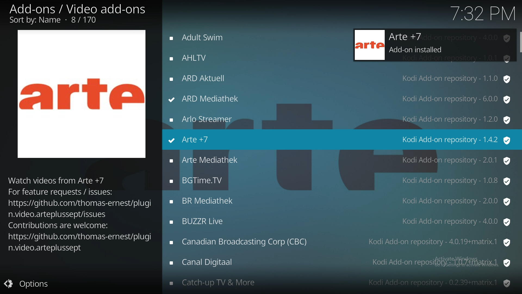  Describe the element at coordinates (432, 45) in the screenshot. I see `update` at that location.